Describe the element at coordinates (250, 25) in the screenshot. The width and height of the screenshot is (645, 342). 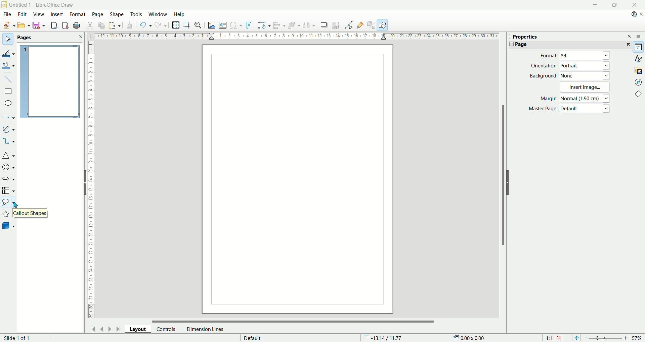
I see `fontwork text` at that location.